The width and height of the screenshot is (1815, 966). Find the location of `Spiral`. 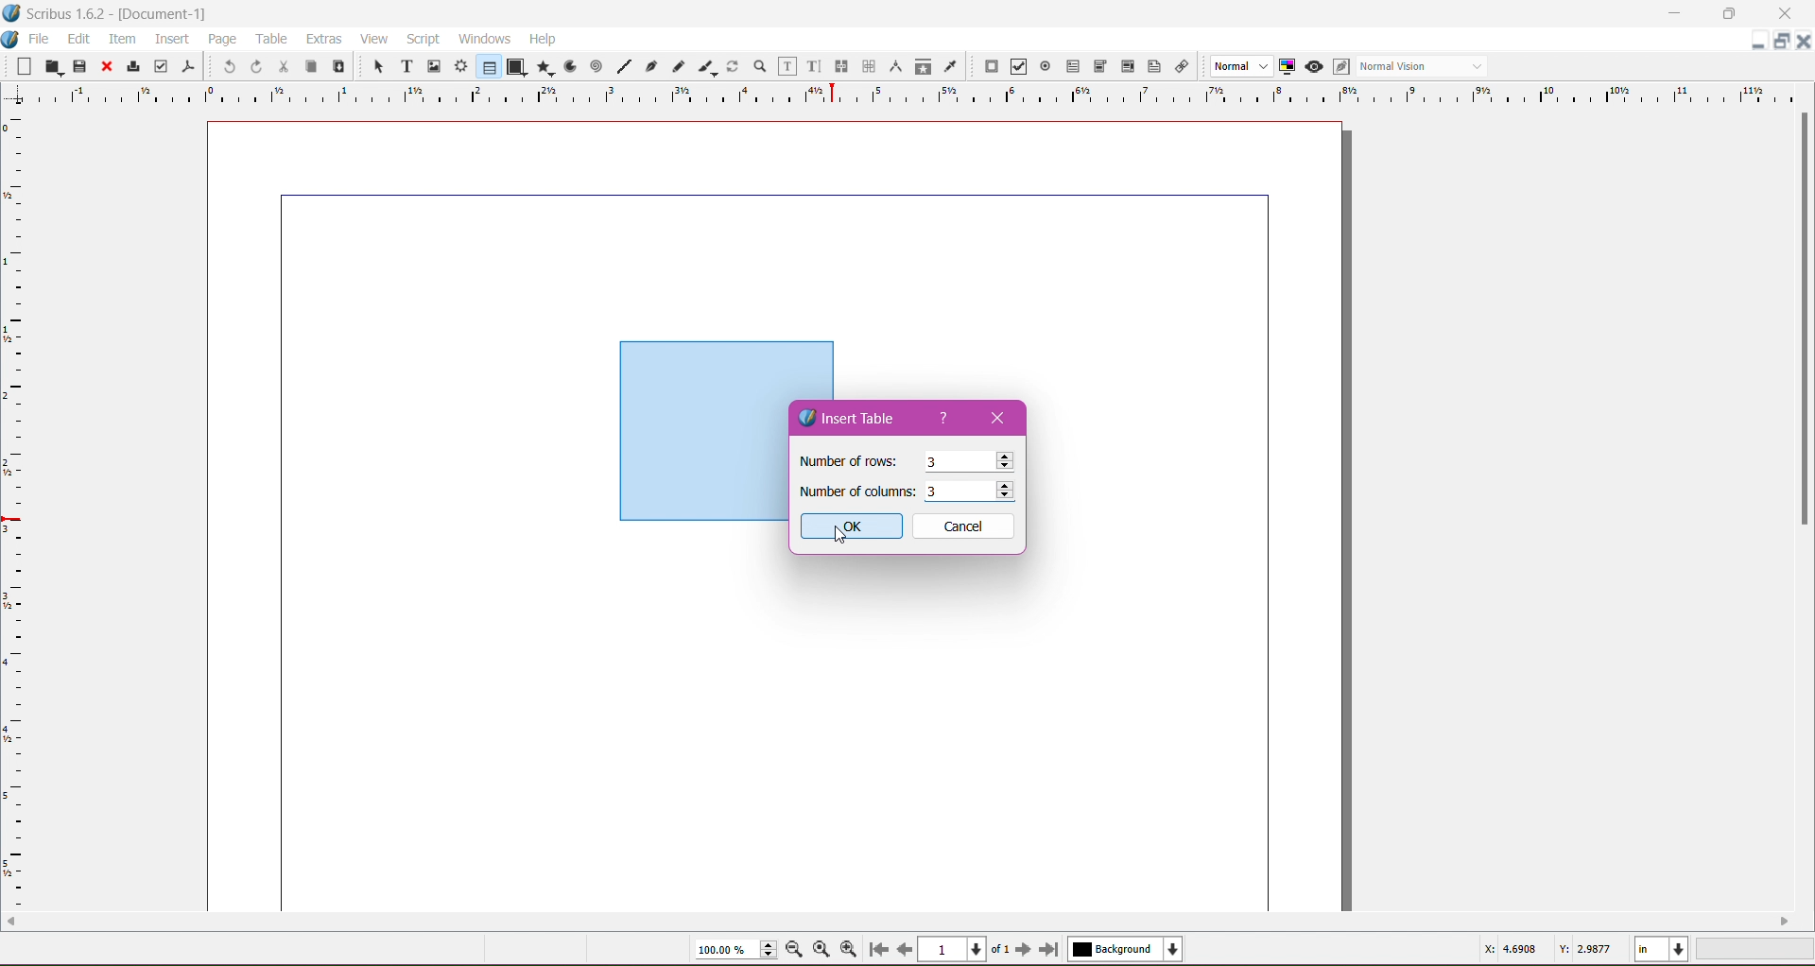

Spiral is located at coordinates (595, 65).